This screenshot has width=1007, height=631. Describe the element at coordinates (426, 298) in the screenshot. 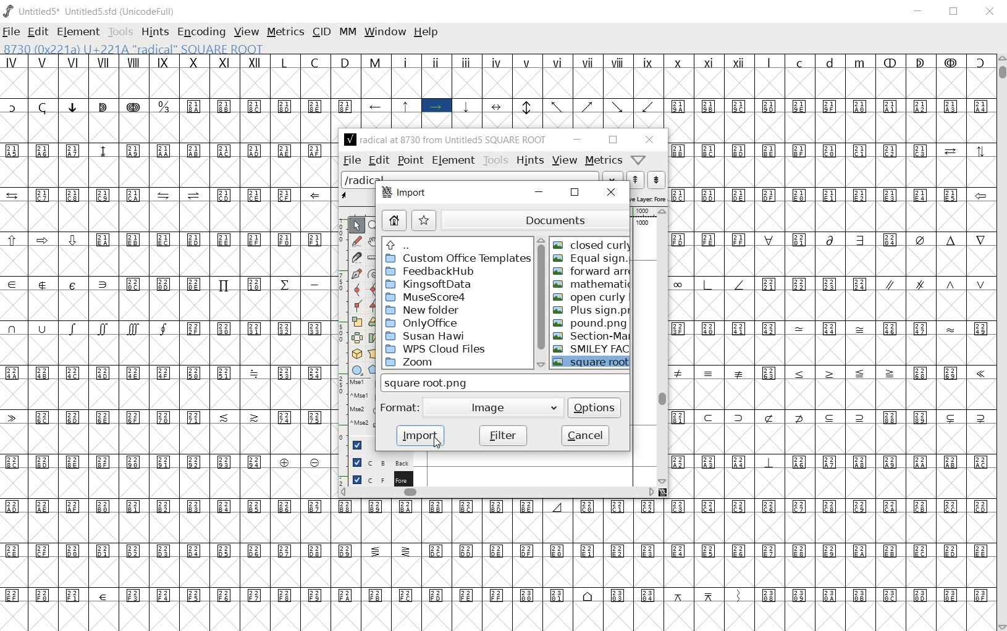

I see `MuseScore4` at that location.